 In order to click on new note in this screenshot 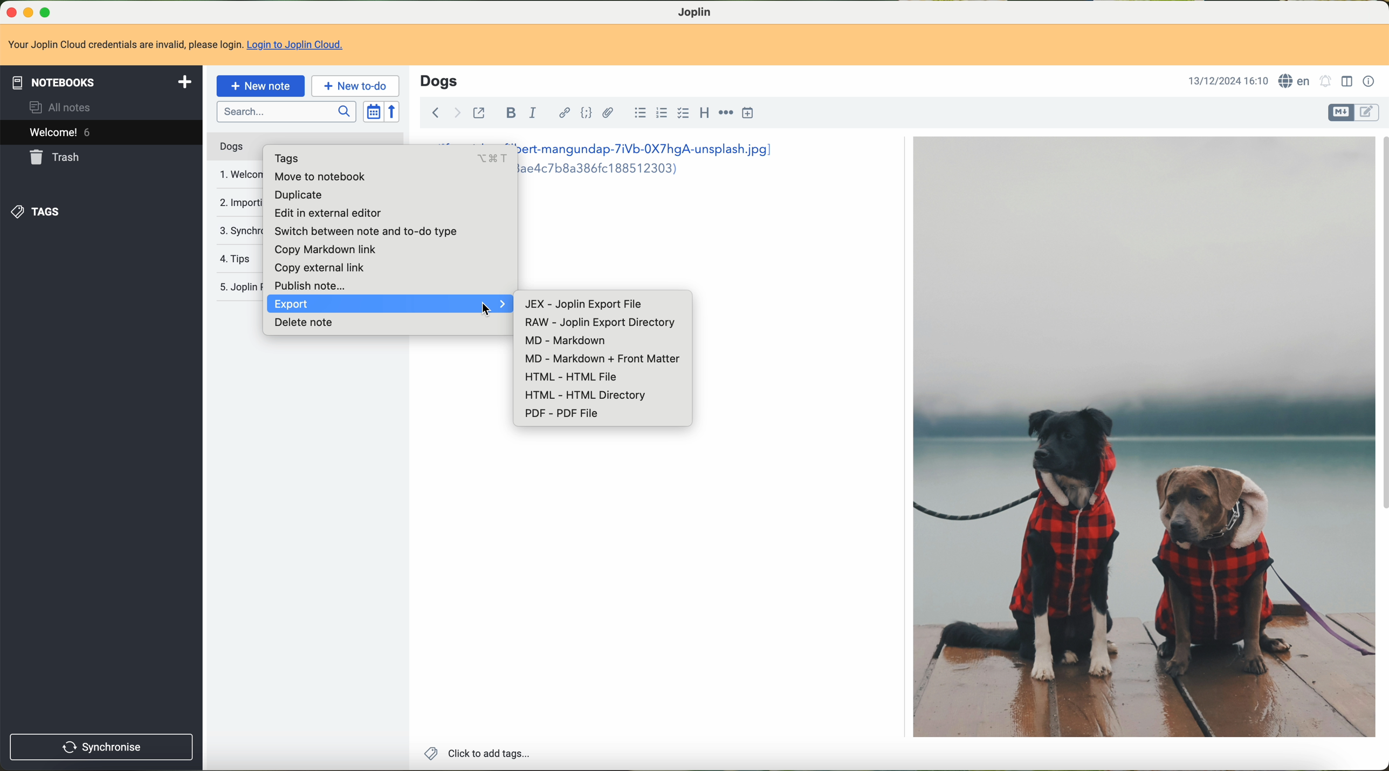, I will do `click(261, 85)`.